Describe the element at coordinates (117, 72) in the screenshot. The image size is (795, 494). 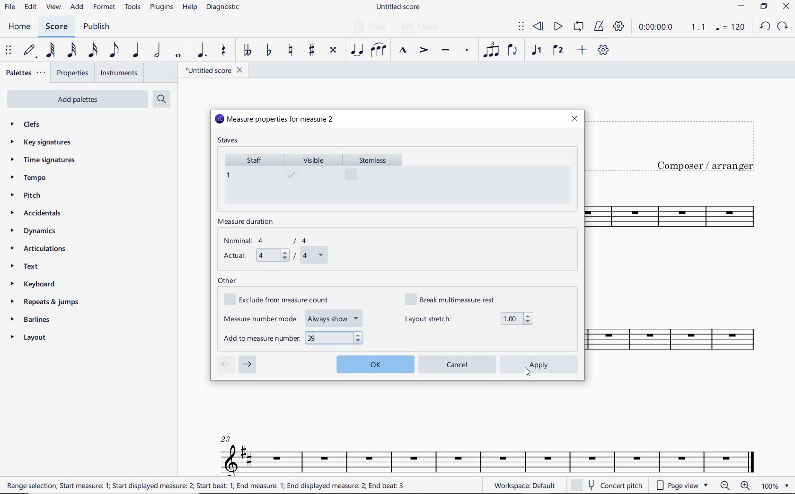
I see `INSTRUMENTS` at that location.